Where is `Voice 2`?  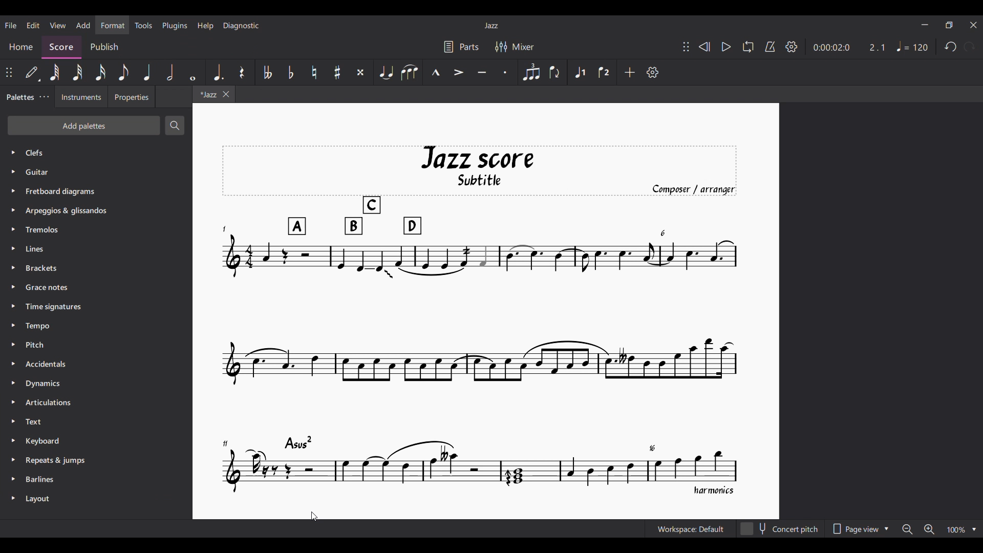
Voice 2 is located at coordinates (604, 72).